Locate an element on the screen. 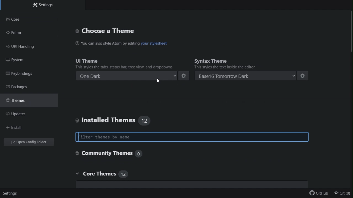 The image size is (353, 198). Install is located at coordinates (15, 128).